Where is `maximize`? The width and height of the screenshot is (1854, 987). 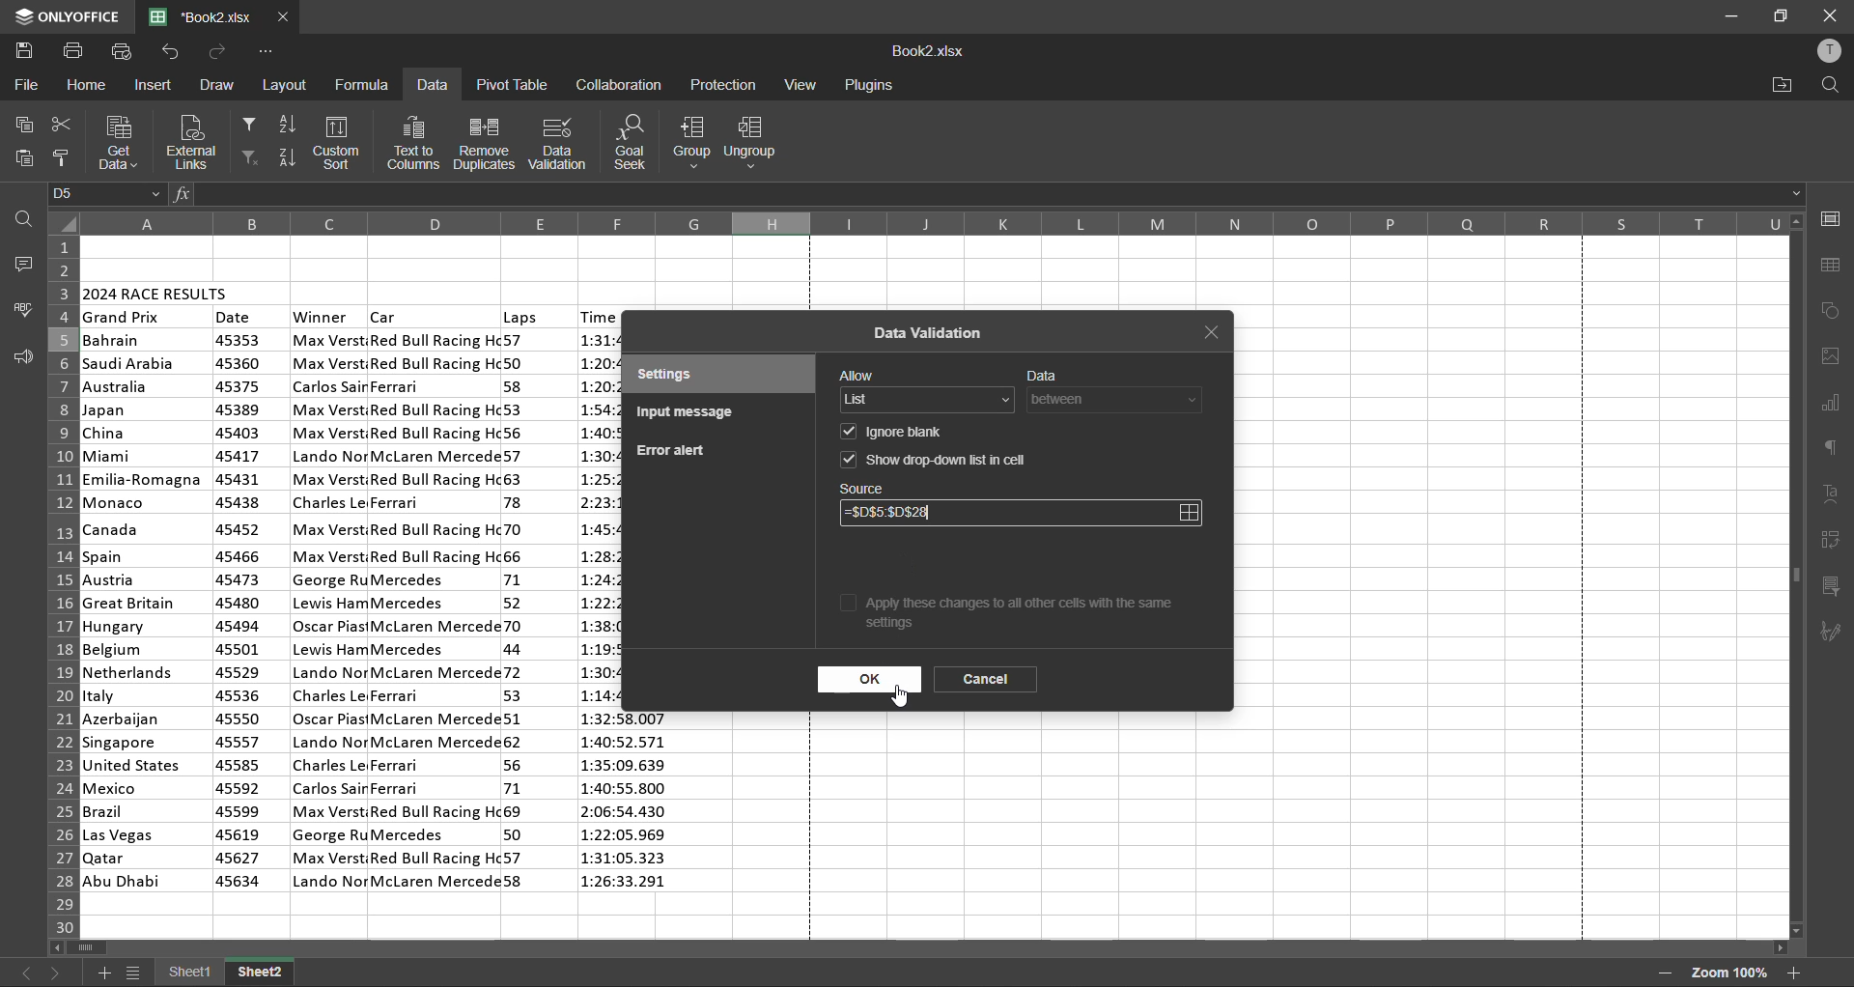
maximize is located at coordinates (1784, 14).